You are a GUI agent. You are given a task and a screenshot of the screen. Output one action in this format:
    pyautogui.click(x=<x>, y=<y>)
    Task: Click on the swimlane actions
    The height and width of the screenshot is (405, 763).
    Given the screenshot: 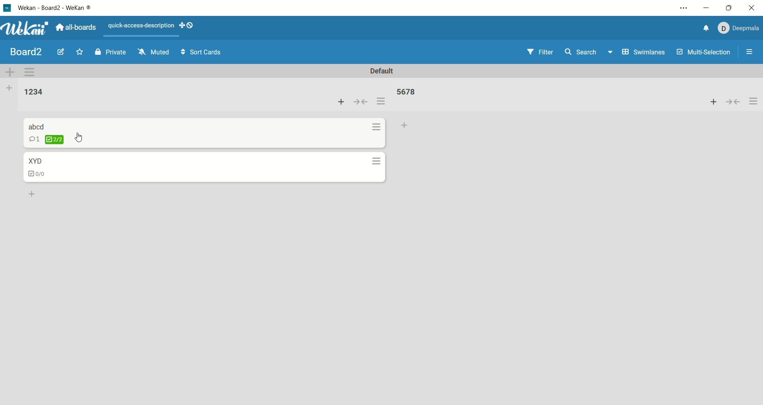 What is the action you would take?
    pyautogui.click(x=32, y=71)
    